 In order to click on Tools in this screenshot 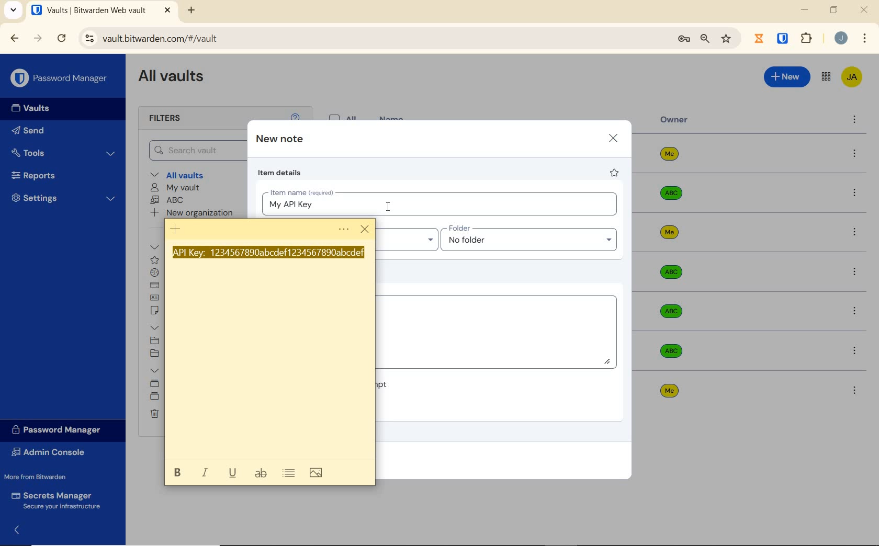, I will do `click(64, 152)`.